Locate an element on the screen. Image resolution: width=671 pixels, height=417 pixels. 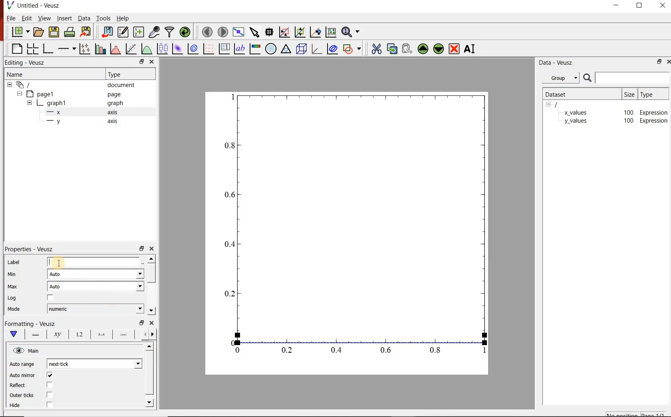
move down is located at coordinates (151, 310).